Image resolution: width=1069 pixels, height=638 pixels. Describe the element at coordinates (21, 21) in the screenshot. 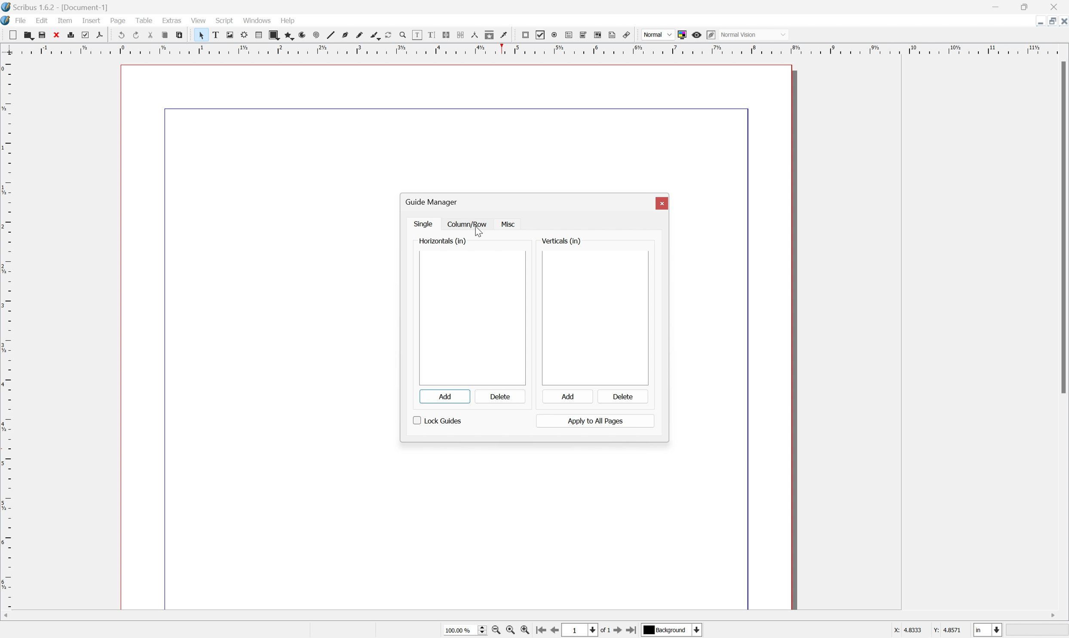

I see `file` at that location.